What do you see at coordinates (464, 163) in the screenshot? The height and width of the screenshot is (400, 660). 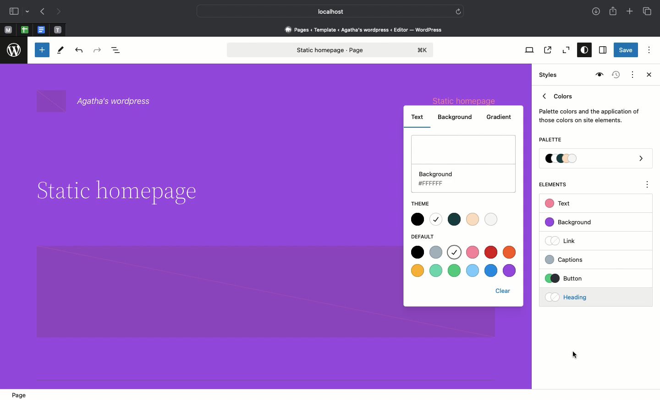 I see `No color selected` at bounding box center [464, 163].